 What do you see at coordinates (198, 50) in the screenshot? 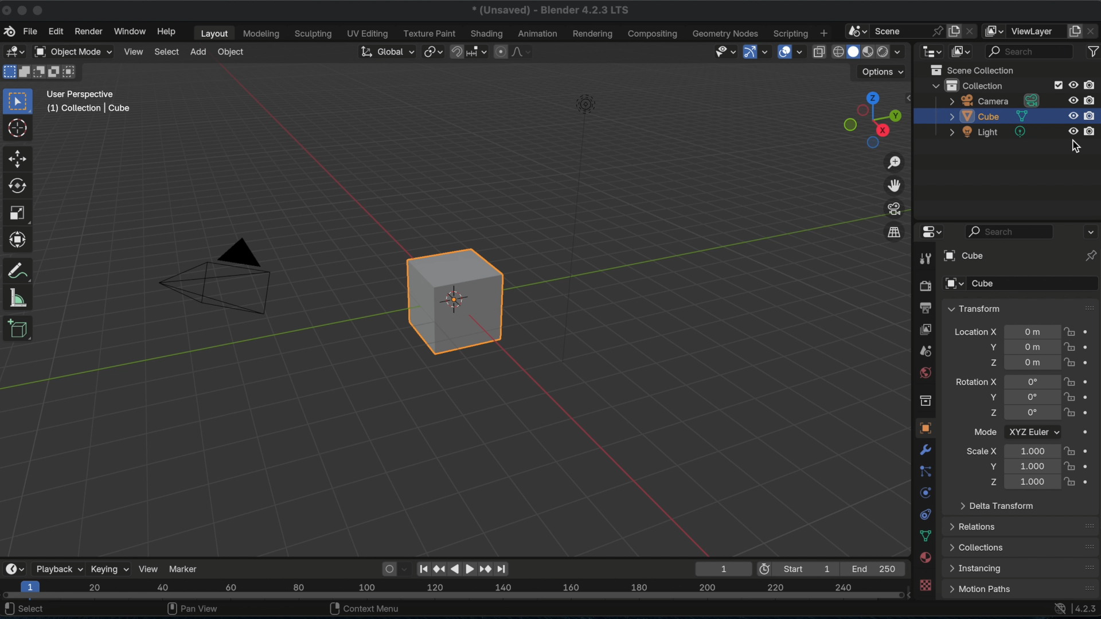
I see `add` at bounding box center [198, 50].